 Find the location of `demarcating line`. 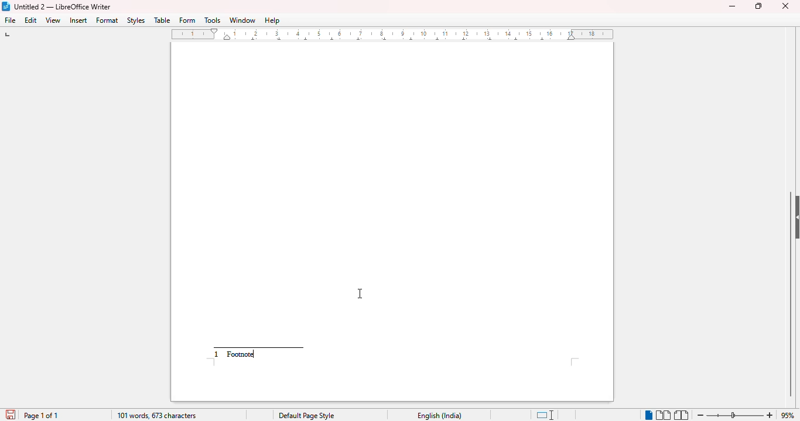

demarcating line is located at coordinates (262, 345).